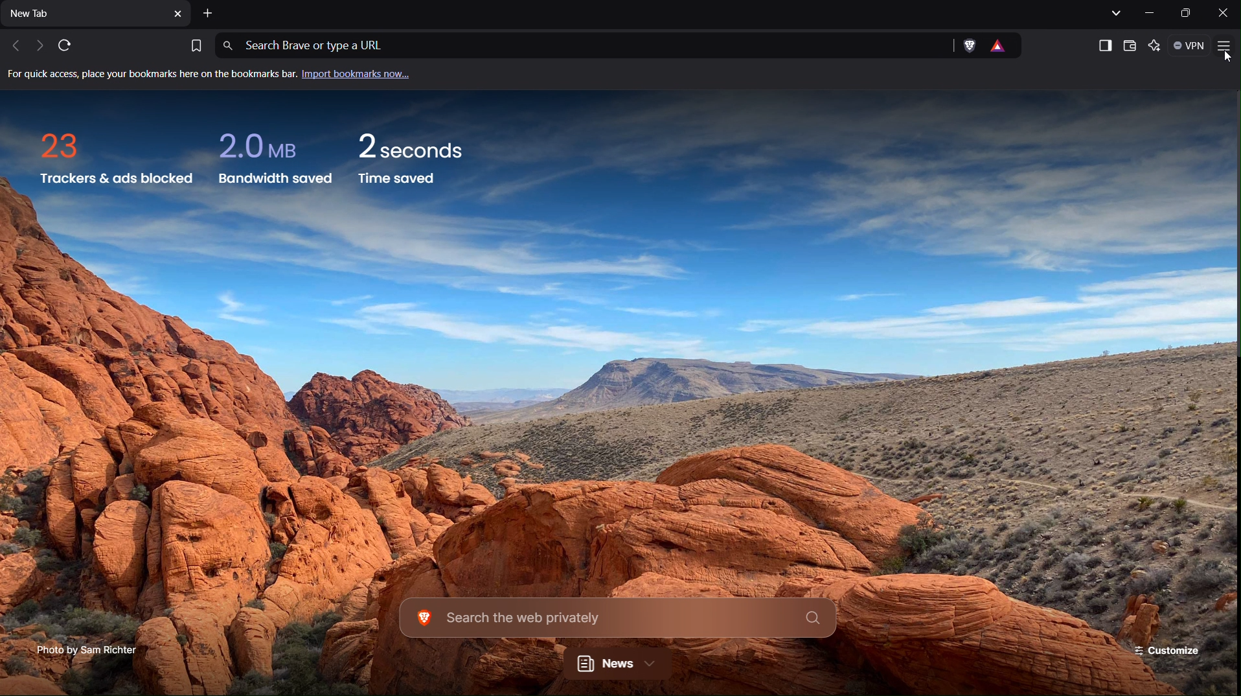 Image resolution: width=1241 pixels, height=696 pixels. Describe the element at coordinates (1104, 46) in the screenshot. I see `Show sidebar` at that location.